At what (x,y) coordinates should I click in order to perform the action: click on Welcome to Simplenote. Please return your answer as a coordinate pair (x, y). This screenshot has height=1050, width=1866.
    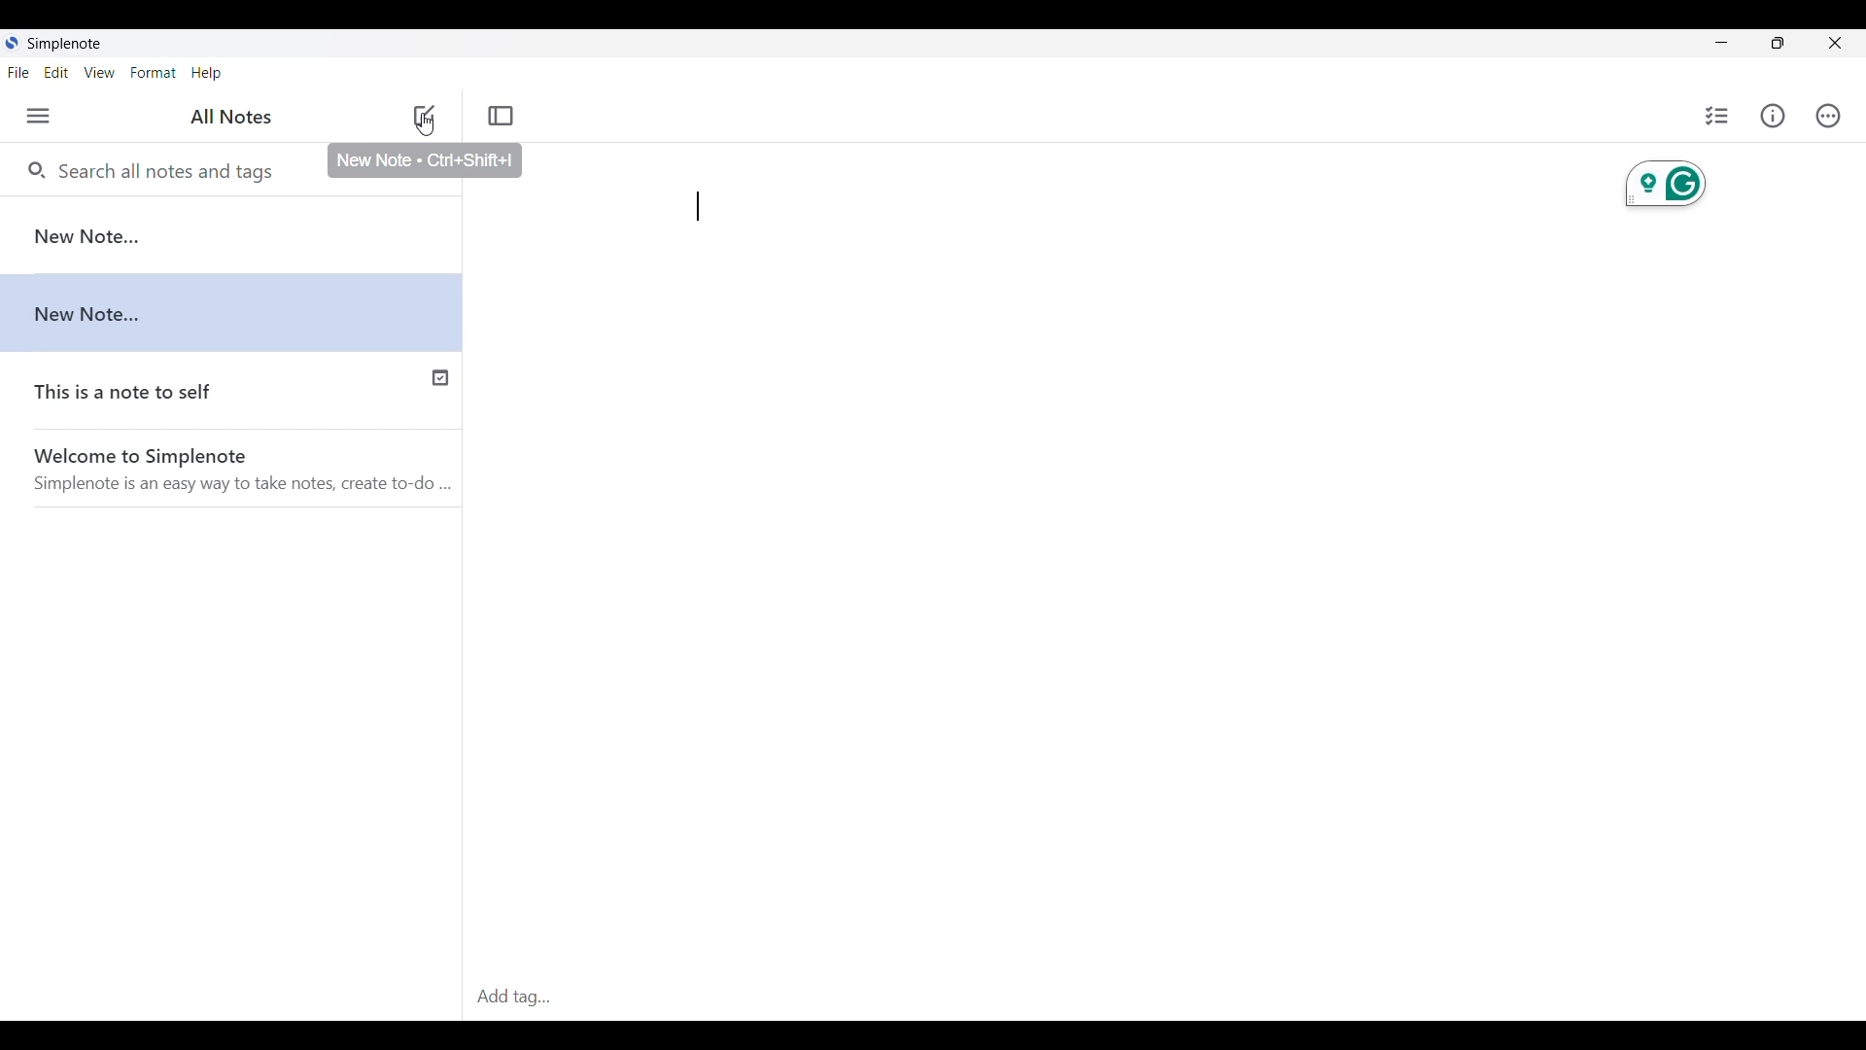
    Looking at the image, I should click on (230, 469).